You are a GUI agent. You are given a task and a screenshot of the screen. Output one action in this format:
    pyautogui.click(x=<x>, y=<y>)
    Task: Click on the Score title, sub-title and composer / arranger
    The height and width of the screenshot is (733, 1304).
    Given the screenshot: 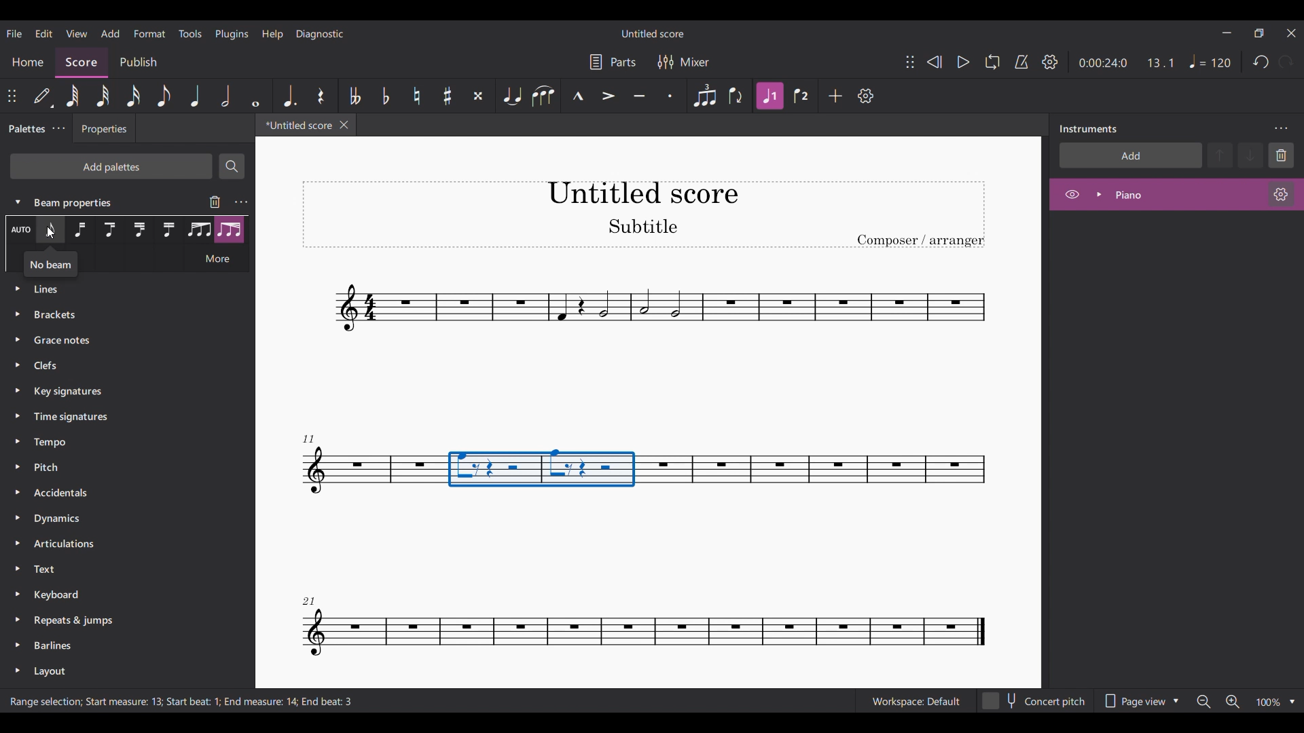 What is the action you would take?
    pyautogui.click(x=643, y=214)
    